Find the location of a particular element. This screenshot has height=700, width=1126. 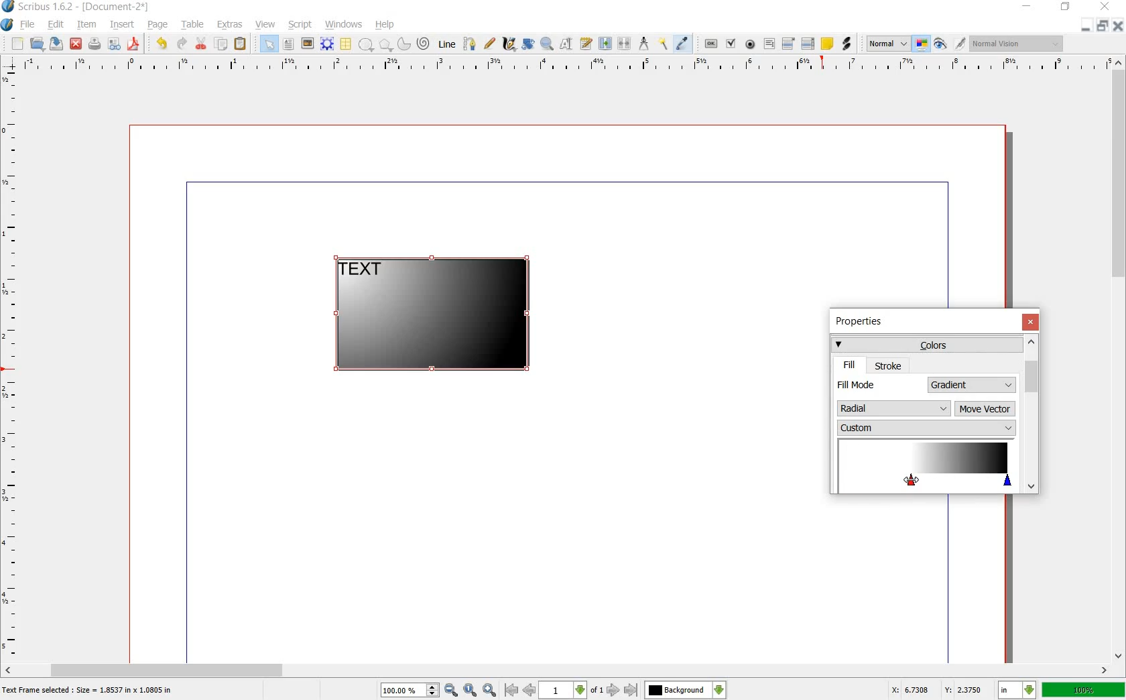

ruler is located at coordinates (561, 65).